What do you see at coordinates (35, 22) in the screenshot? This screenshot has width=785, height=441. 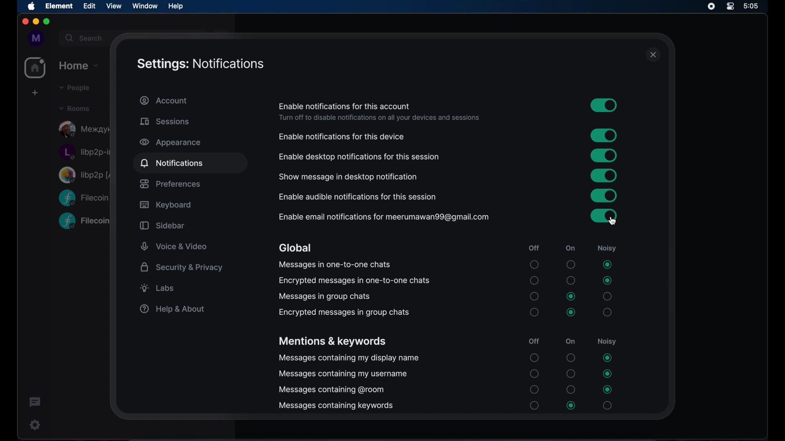 I see `minimize` at bounding box center [35, 22].